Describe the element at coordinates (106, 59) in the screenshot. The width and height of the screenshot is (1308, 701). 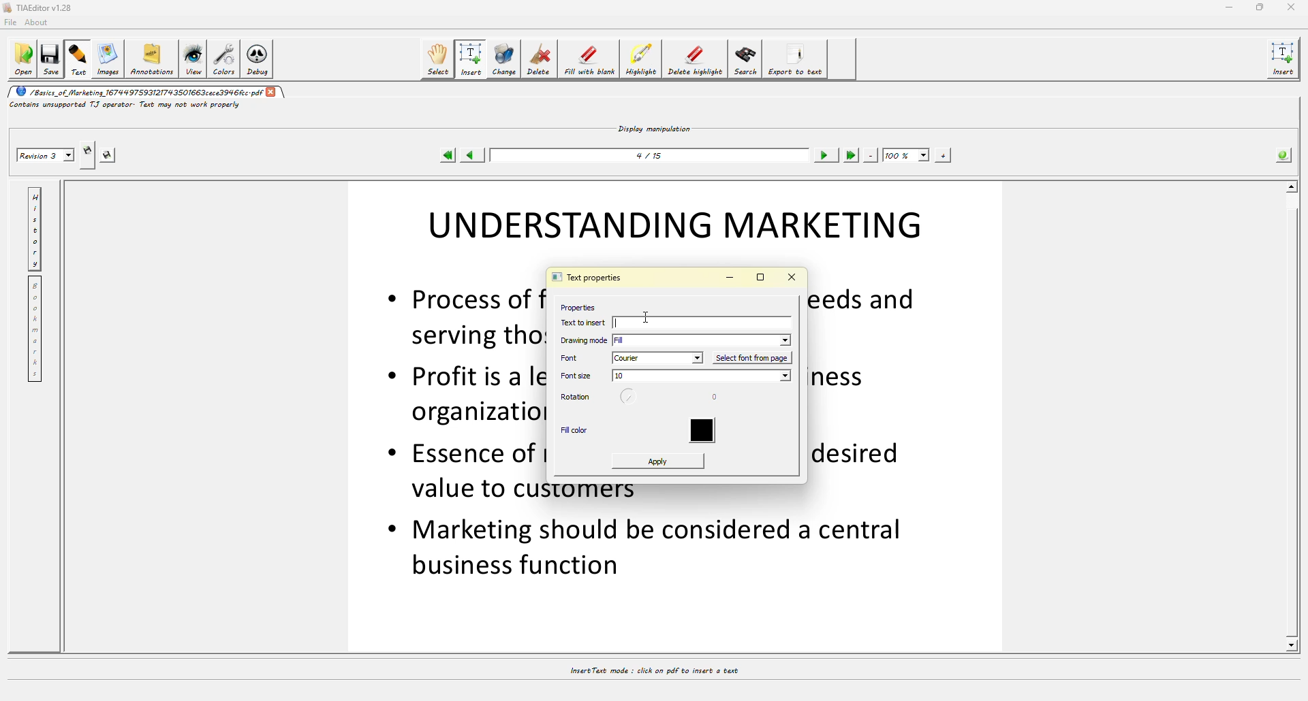
I see `images` at that location.